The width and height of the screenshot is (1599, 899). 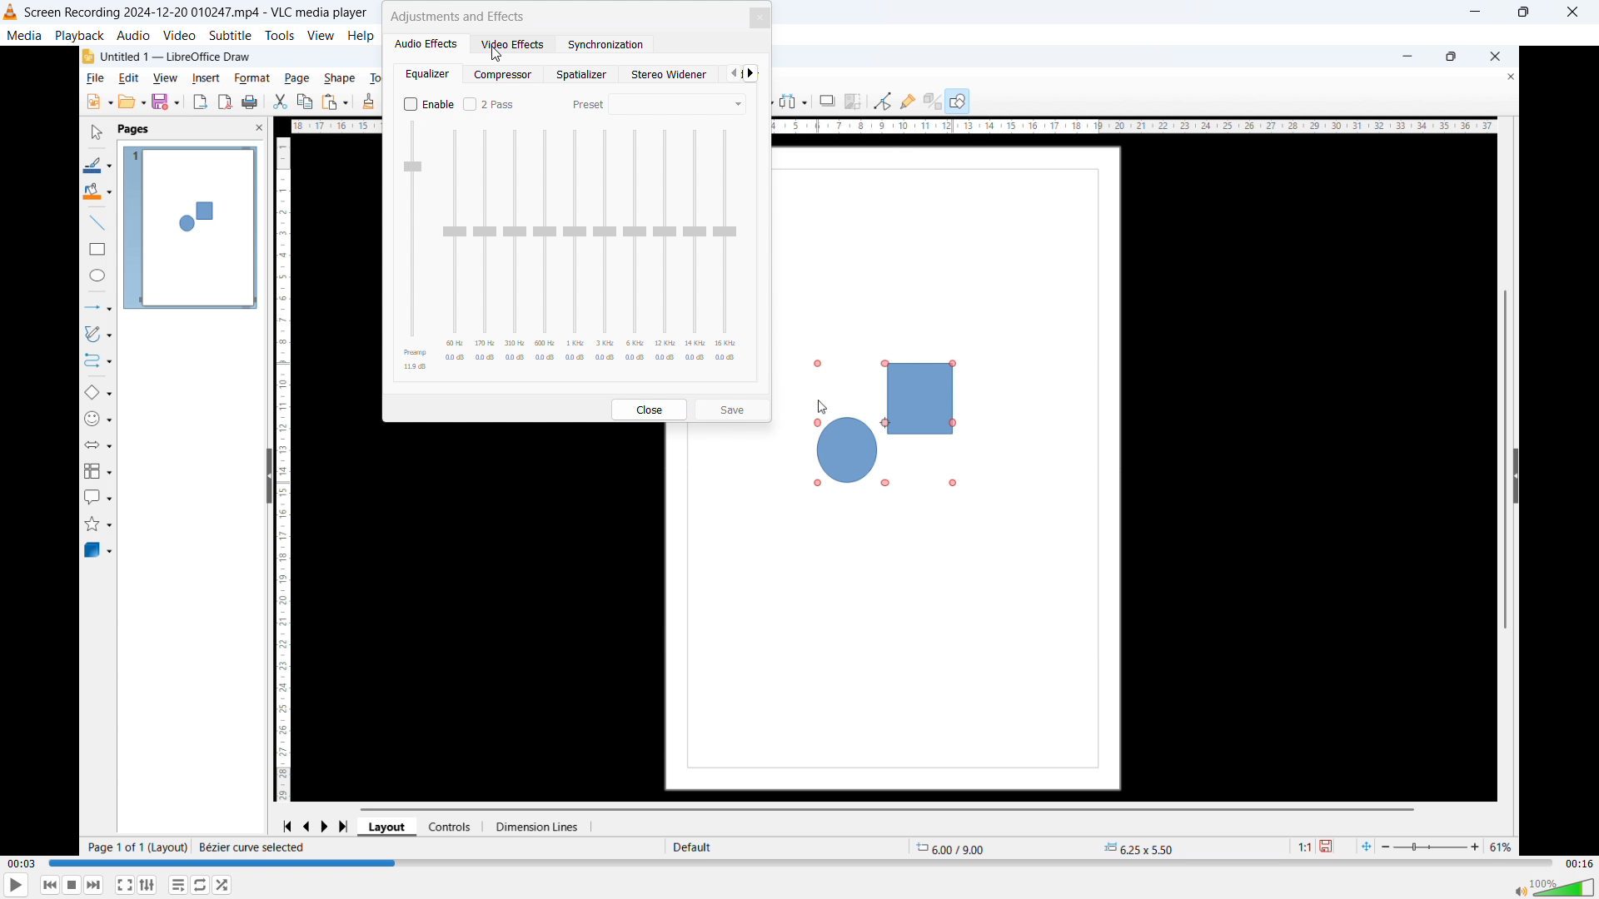 I want to click on Video duration , so click(x=1577, y=863).